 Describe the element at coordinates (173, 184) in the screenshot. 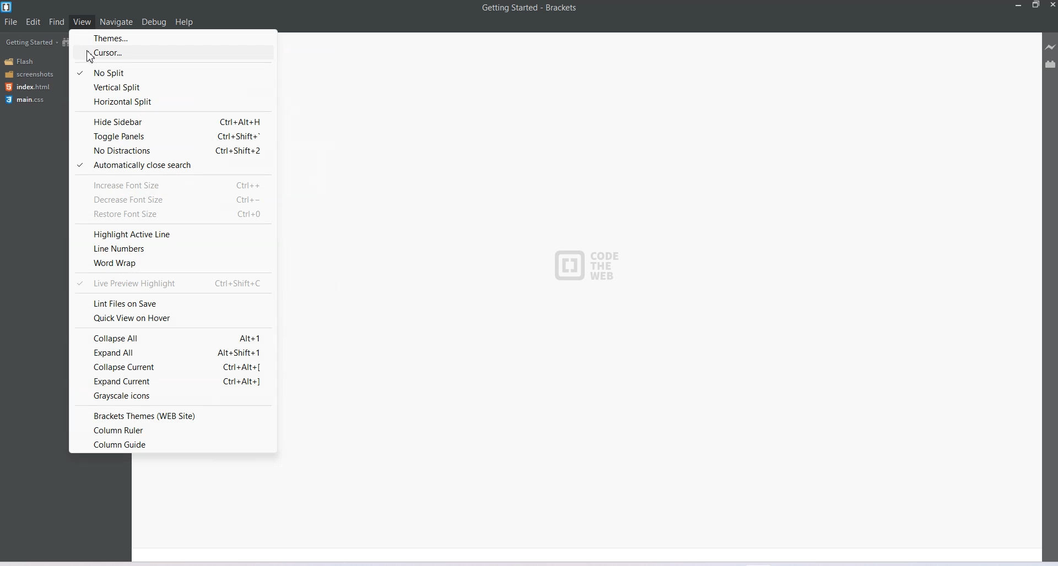

I see `increase font size` at that location.